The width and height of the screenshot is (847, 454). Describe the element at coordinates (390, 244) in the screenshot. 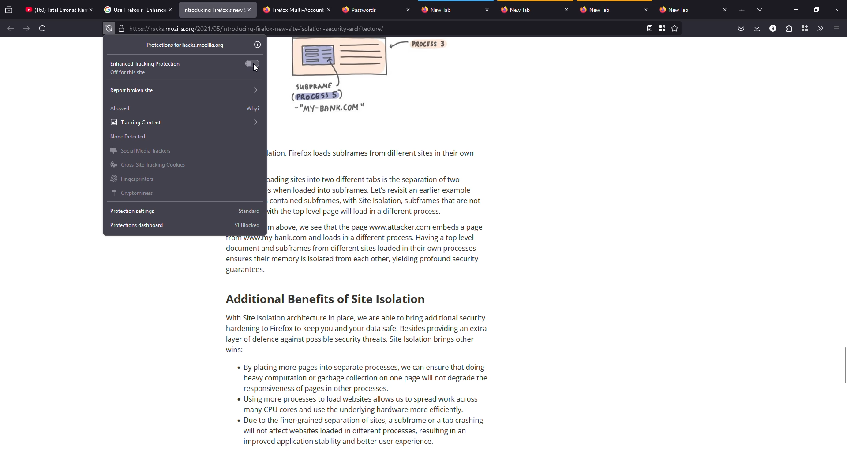

I see `website description` at that location.